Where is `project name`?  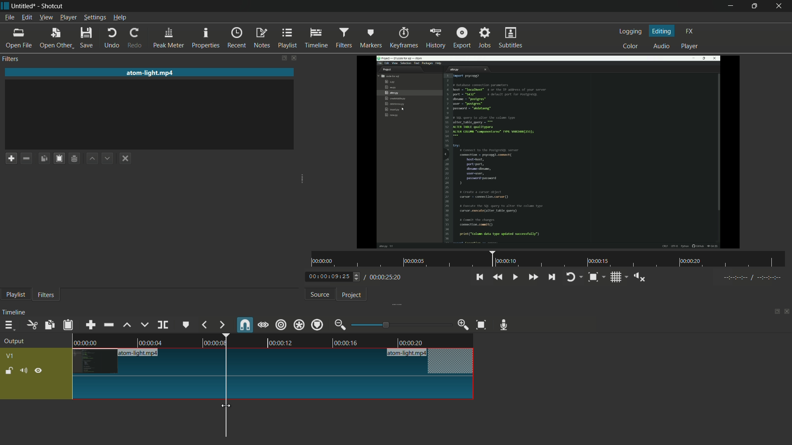 project name is located at coordinates (25, 6).